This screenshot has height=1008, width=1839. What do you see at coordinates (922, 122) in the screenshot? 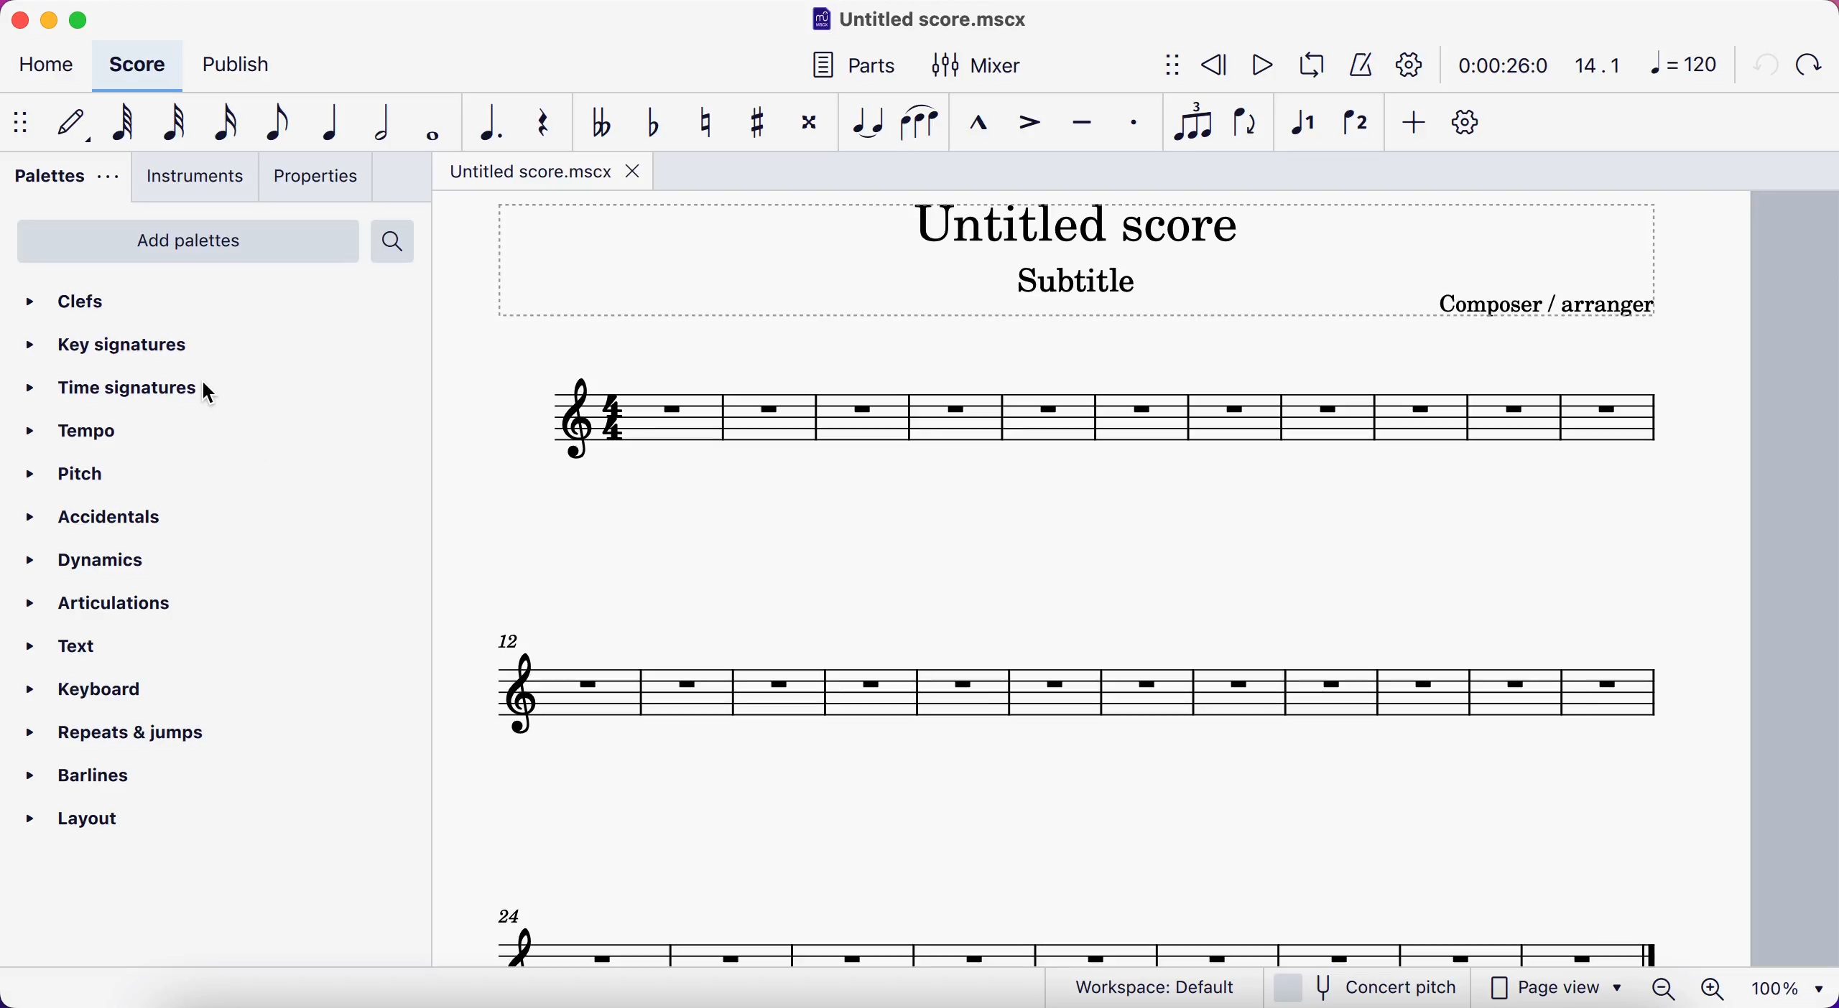
I see `slur` at bounding box center [922, 122].